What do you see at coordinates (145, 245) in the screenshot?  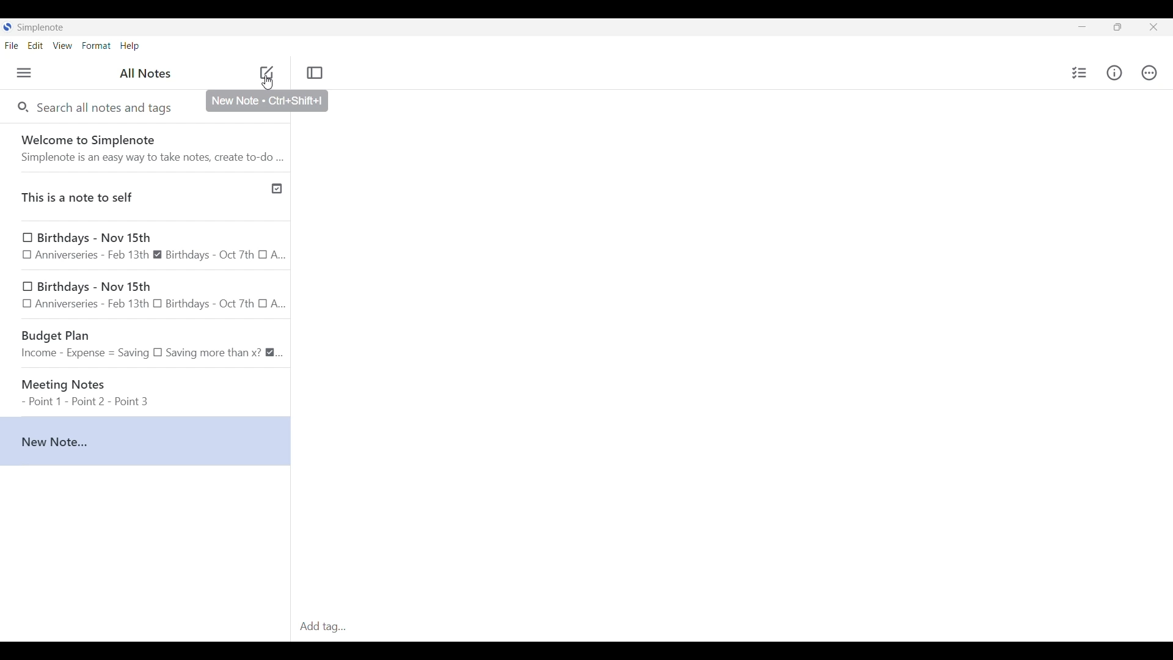 I see `Birthdays - Nov 15th` at bounding box center [145, 245].